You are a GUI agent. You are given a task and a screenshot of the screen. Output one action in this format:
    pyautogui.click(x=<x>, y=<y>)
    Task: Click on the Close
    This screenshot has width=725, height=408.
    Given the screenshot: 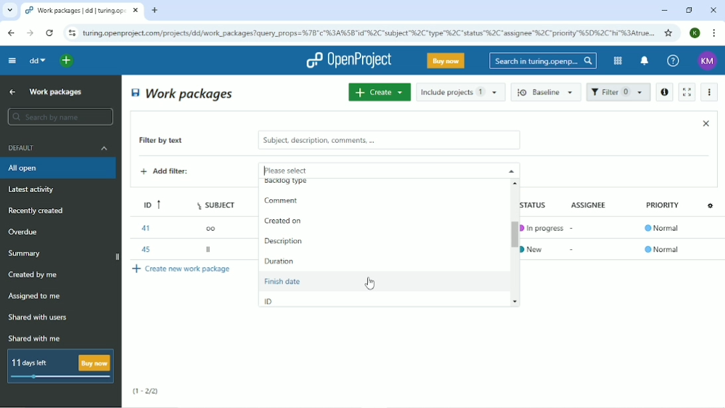 What is the action you would take?
    pyautogui.click(x=706, y=123)
    